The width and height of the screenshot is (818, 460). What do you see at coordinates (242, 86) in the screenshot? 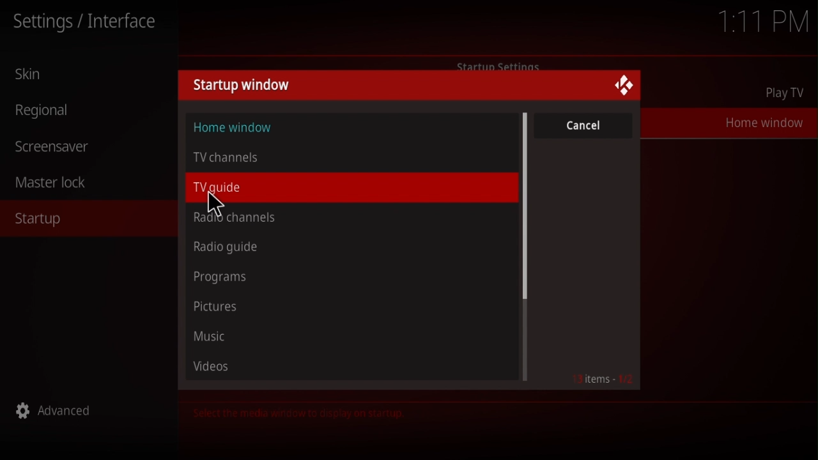
I see `Startup window` at bounding box center [242, 86].